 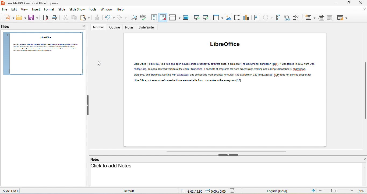 I want to click on snap to grid, so click(x=164, y=18).